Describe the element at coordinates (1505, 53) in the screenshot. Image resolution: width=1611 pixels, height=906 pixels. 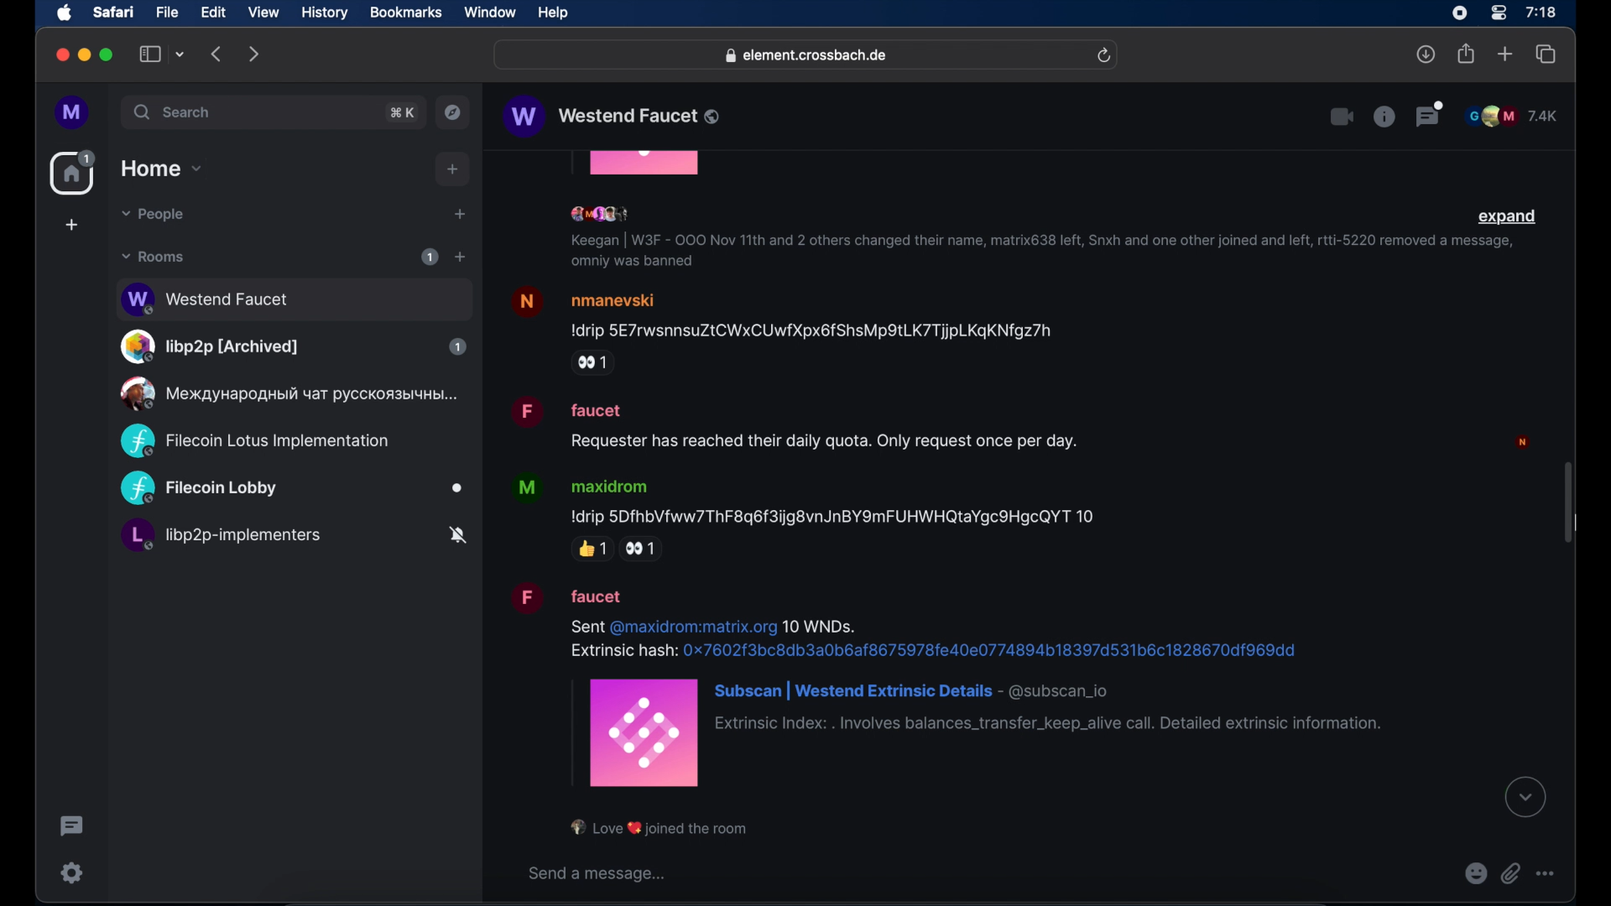
I see `new tab` at that location.